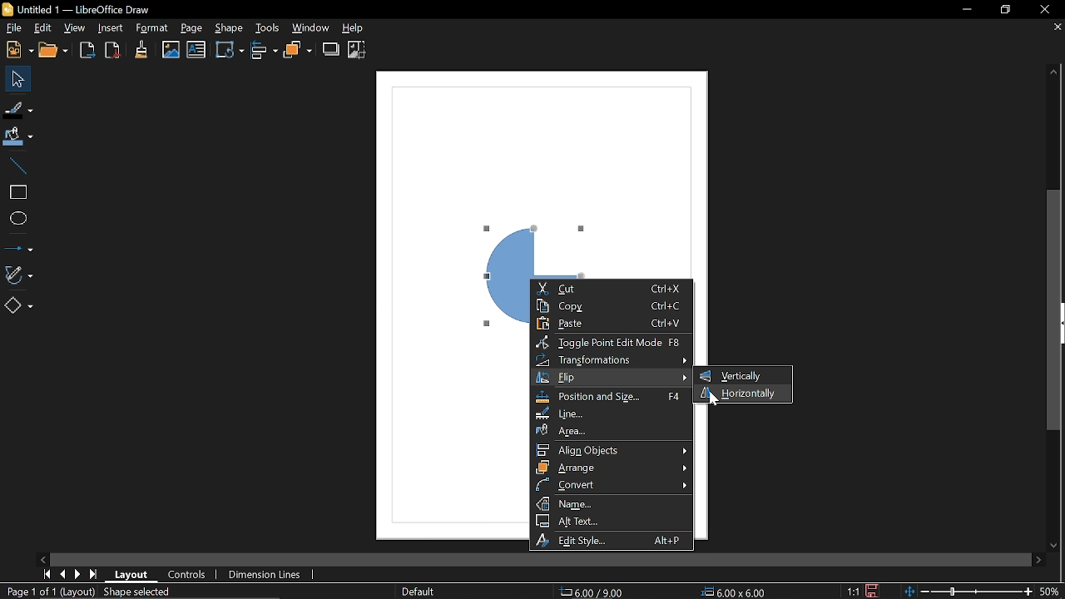 This screenshot has height=599, width=1065. What do you see at coordinates (740, 394) in the screenshot?
I see `Horizontally` at bounding box center [740, 394].